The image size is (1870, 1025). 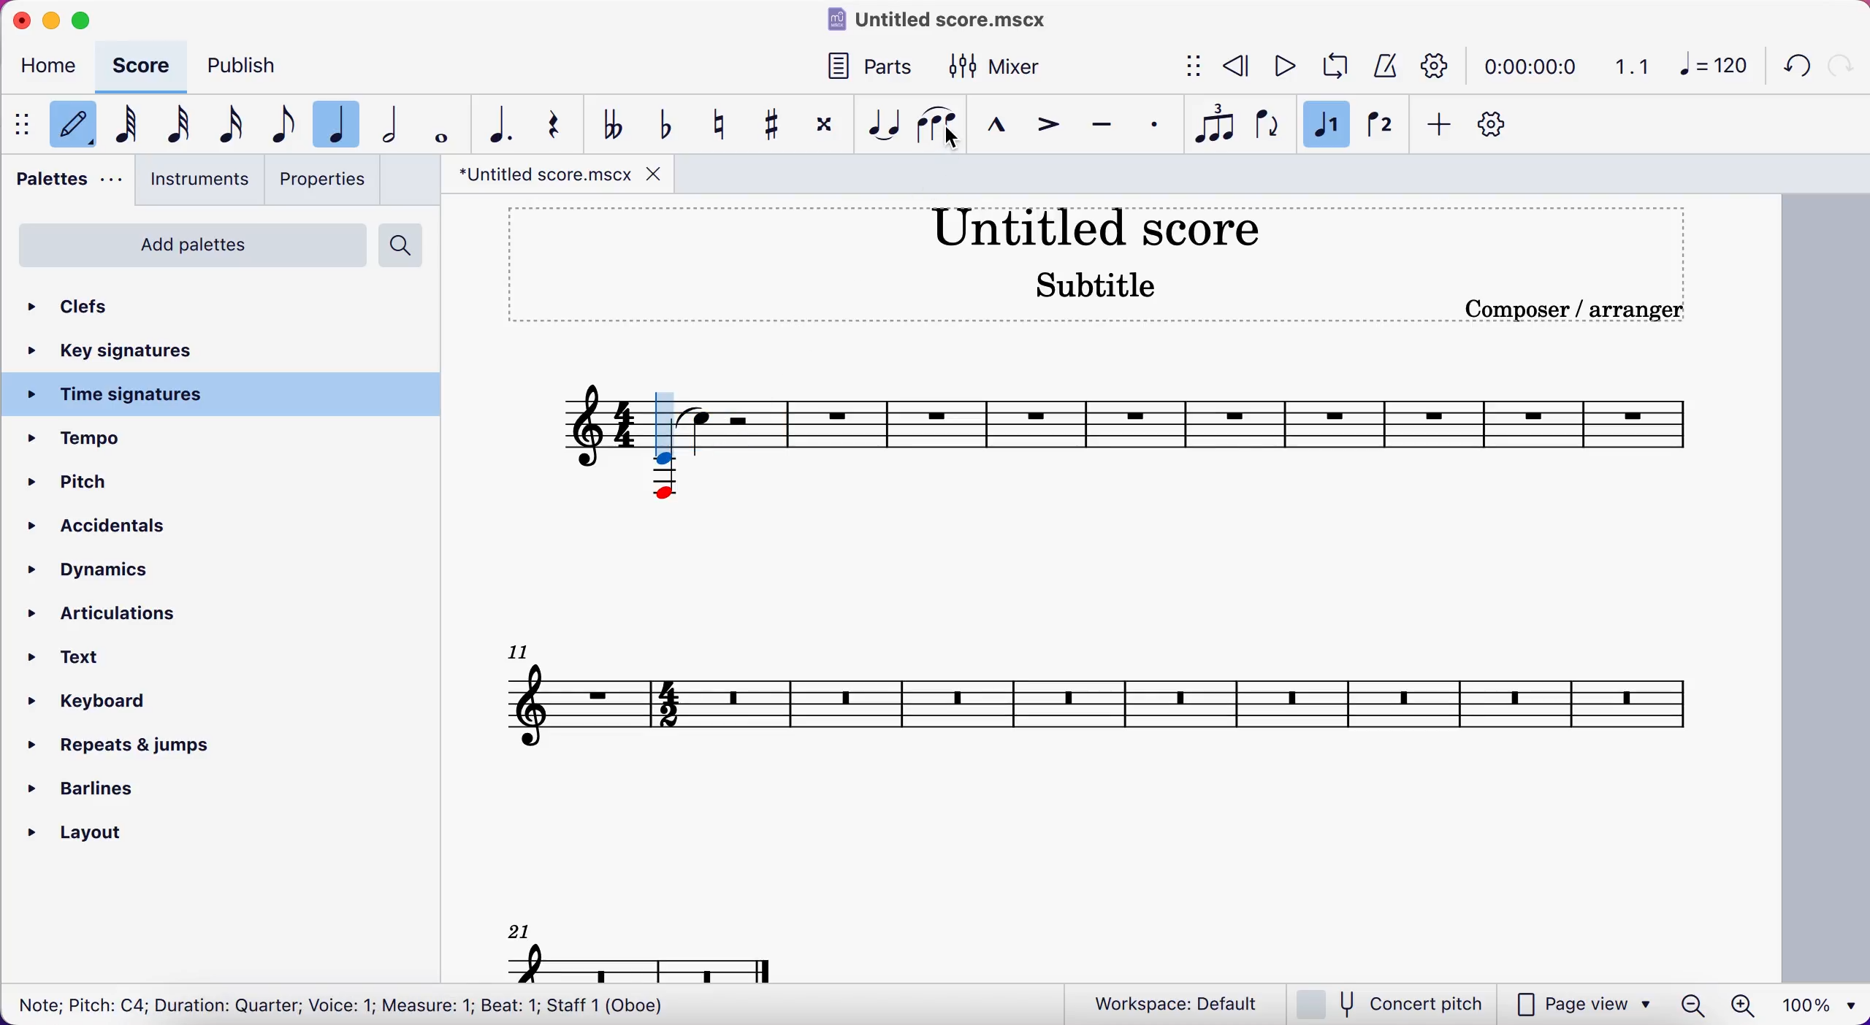 What do you see at coordinates (1109, 260) in the screenshot?
I see `untitled score subtitle composer/arranger` at bounding box center [1109, 260].